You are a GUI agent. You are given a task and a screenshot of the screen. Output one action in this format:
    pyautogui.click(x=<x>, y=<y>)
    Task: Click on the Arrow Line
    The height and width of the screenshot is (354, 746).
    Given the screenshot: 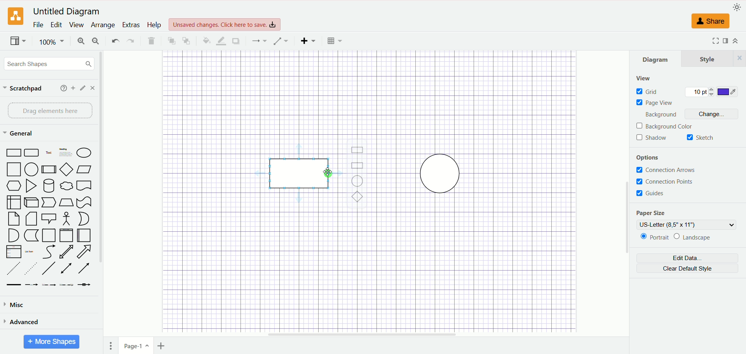 What is the action you would take?
    pyautogui.click(x=84, y=269)
    